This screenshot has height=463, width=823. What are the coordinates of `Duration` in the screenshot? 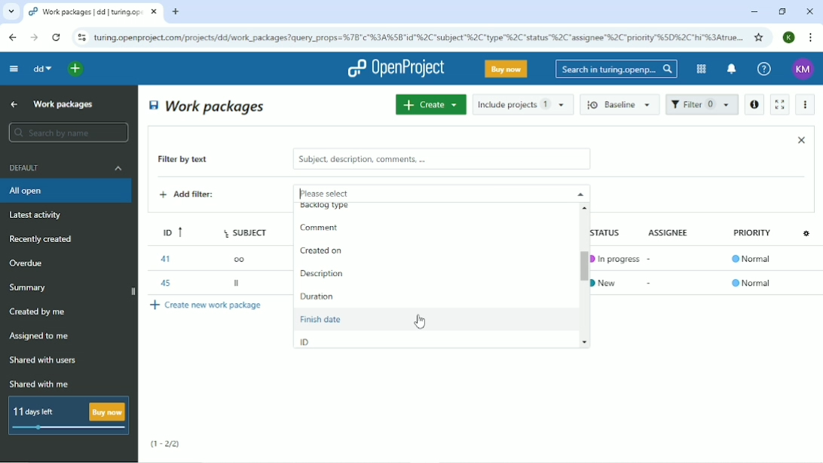 It's located at (319, 296).